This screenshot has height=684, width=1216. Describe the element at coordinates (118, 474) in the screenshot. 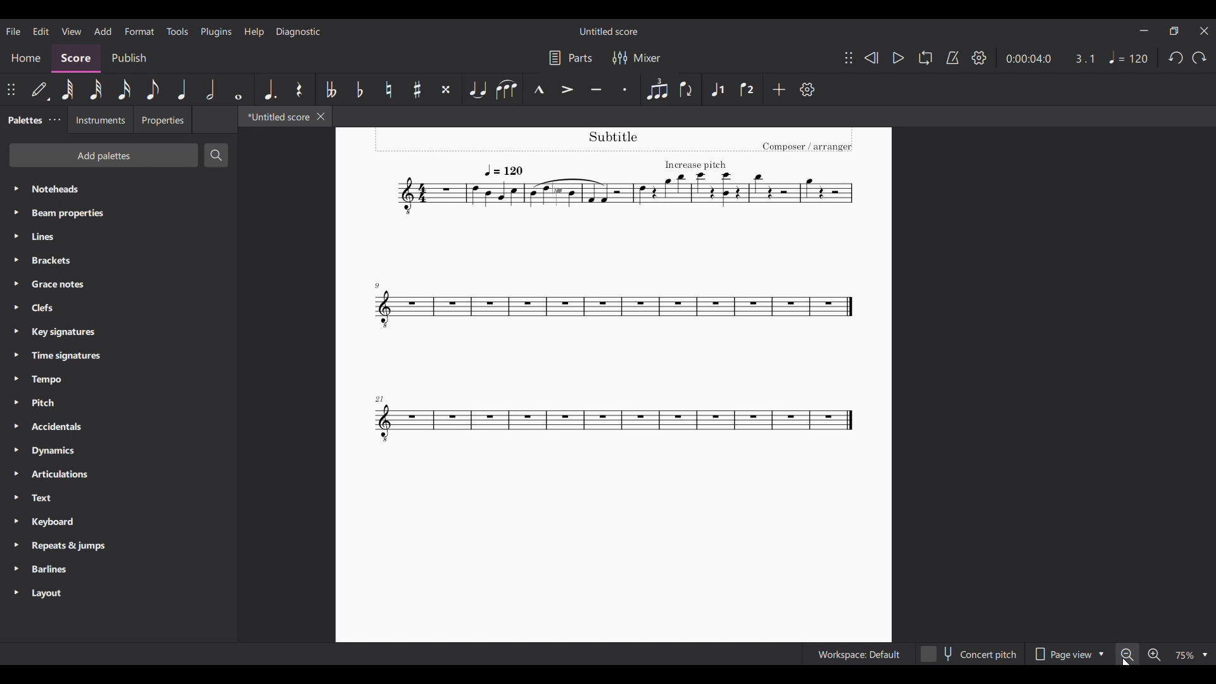

I see `Articulations` at that location.